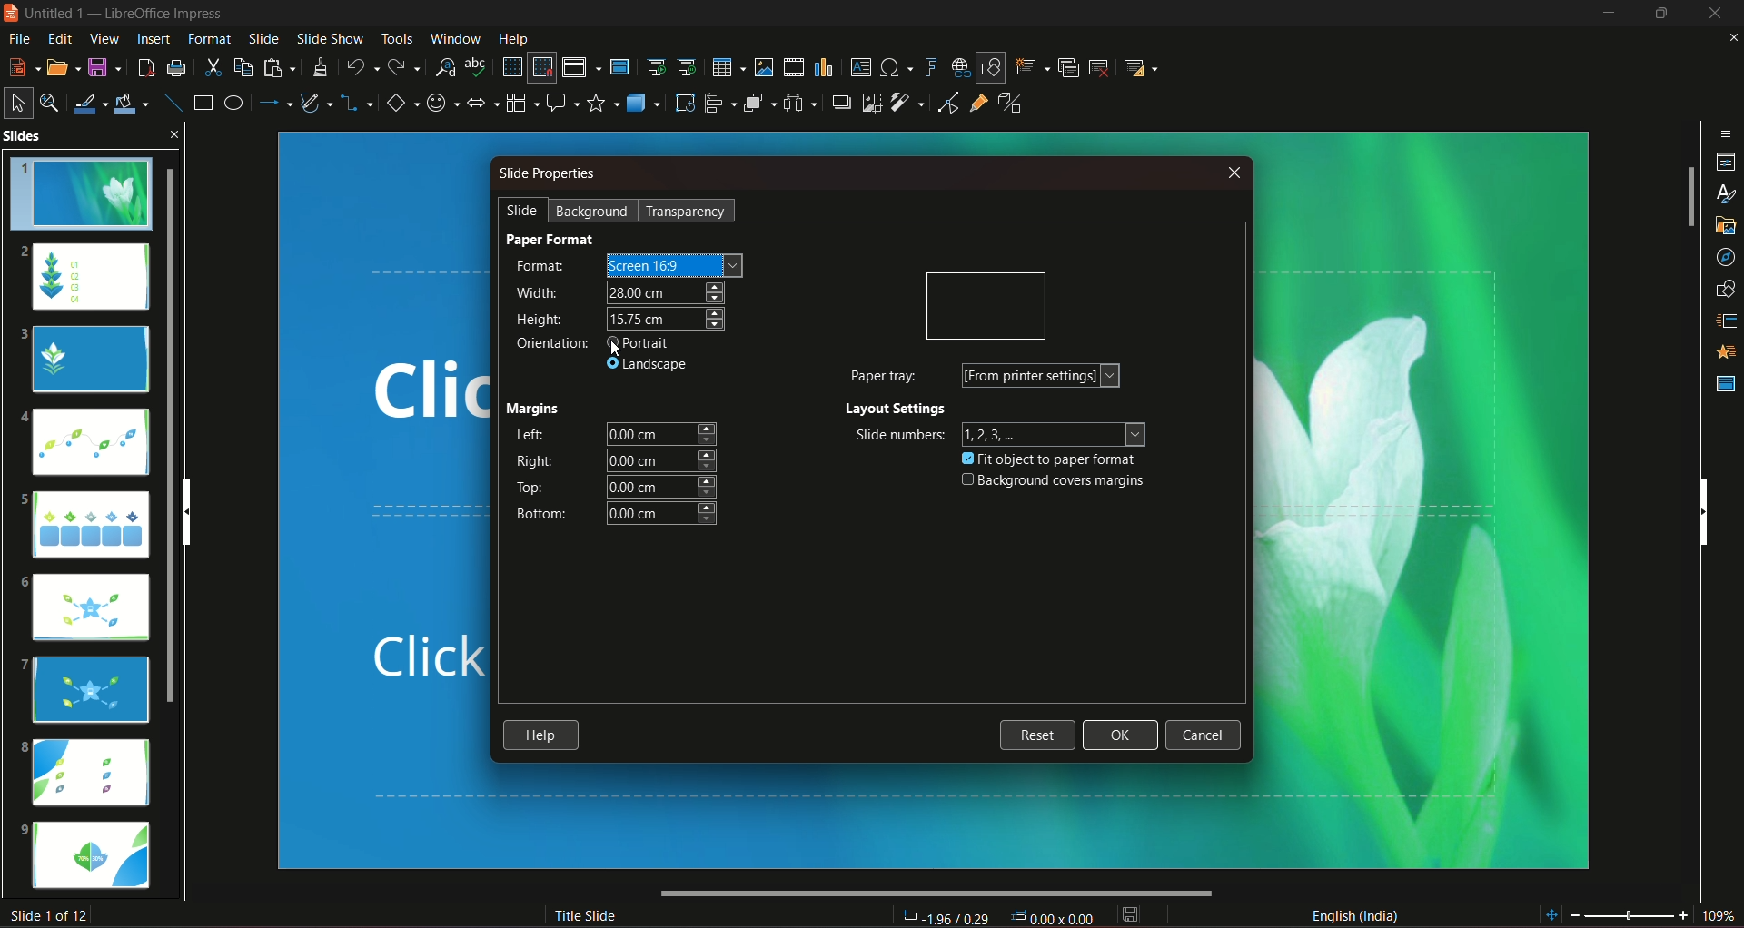 Image resolution: width=1744 pixels, height=928 pixels. Describe the element at coordinates (663, 487) in the screenshot. I see `top margin` at that location.